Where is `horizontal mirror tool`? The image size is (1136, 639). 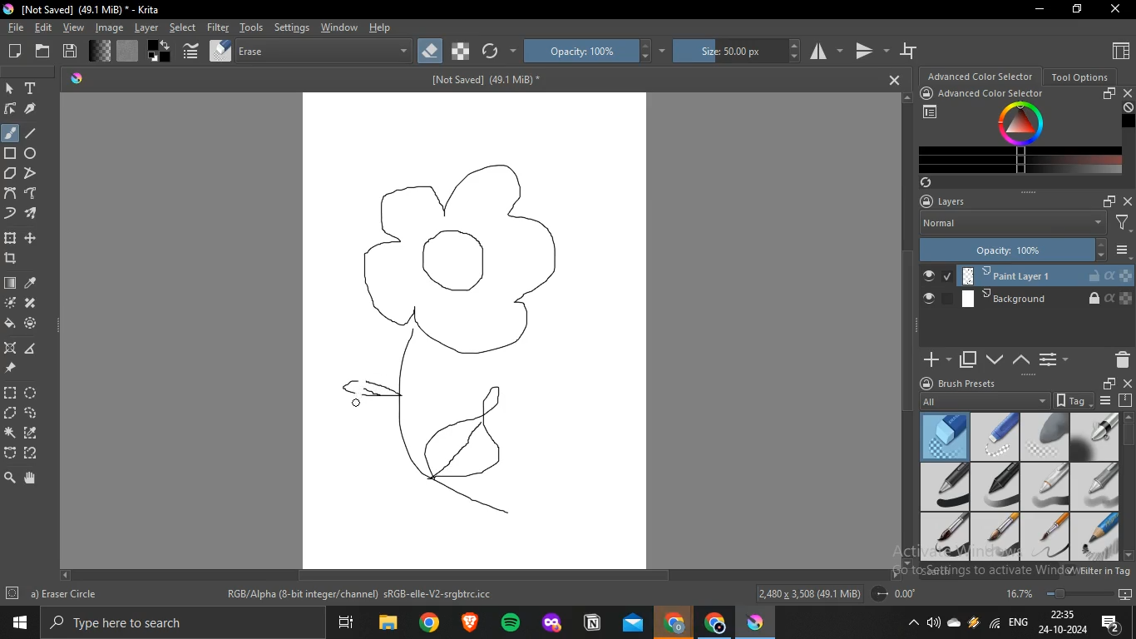
horizontal mirror tool is located at coordinates (824, 52).